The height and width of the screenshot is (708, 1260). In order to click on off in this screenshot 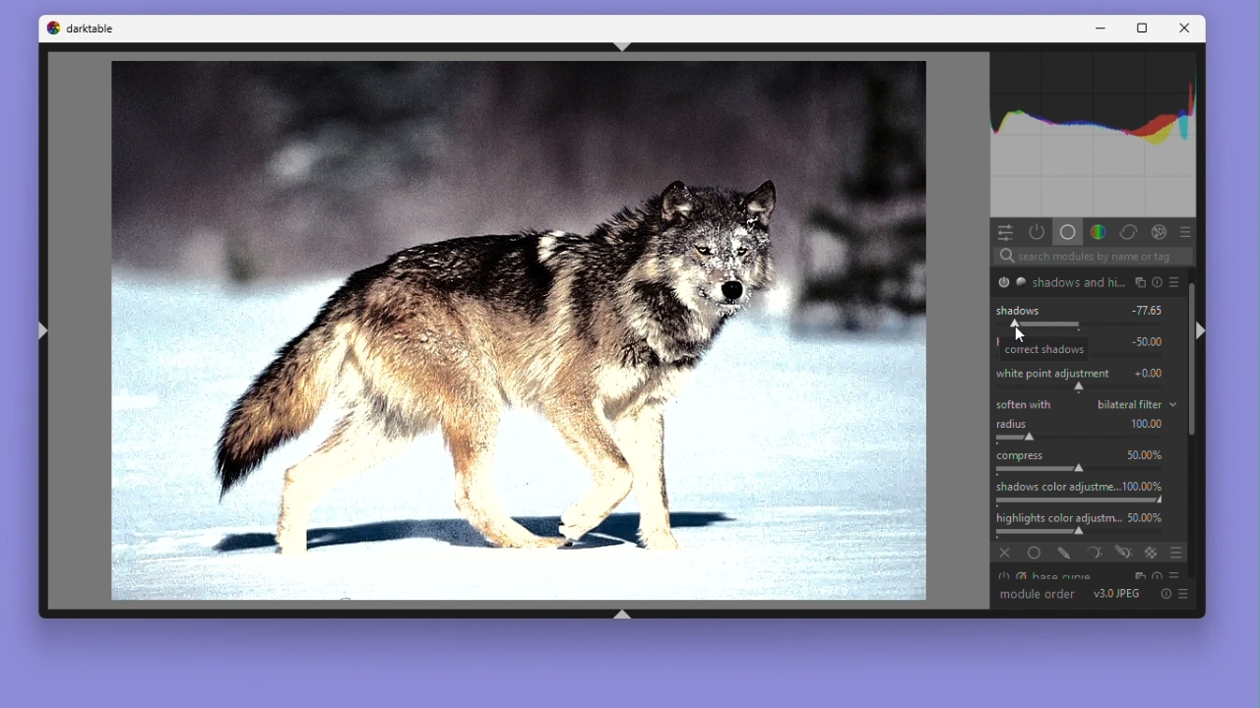, I will do `click(1004, 552)`.